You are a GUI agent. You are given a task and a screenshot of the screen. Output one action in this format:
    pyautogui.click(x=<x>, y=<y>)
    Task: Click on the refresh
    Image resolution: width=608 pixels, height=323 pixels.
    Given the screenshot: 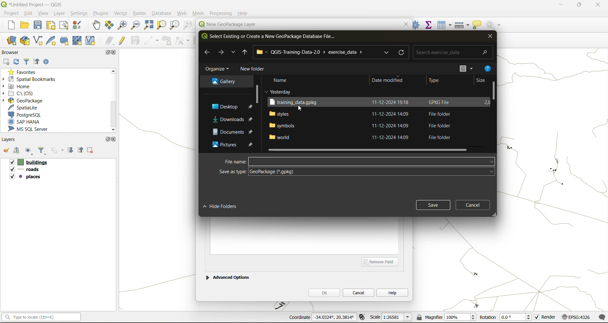 What is the action you would take?
    pyautogui.click(x=17, y=62)
    